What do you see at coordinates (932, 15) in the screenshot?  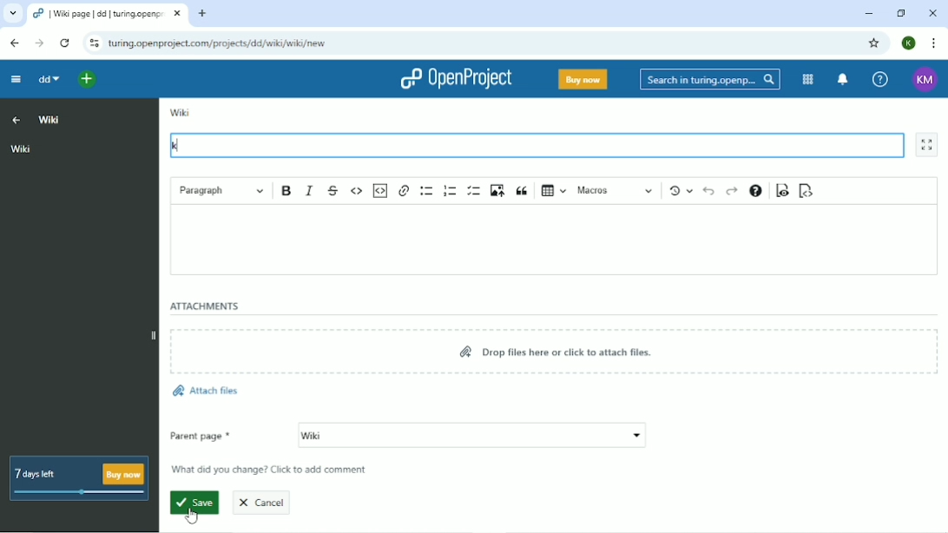 I see `Close` at bounding box center [932, 15].